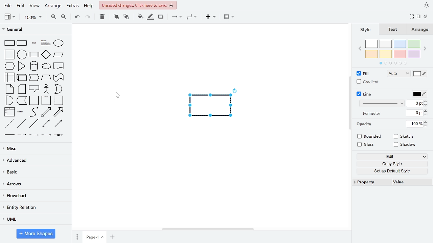 The height and width of the screenshot is (243, 433). What do you see at coordinates (21, 54) in the screenshot?
I see `general shapes` at bounding box center [21, 54].